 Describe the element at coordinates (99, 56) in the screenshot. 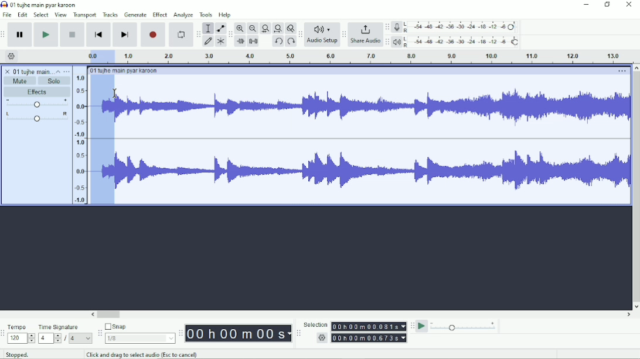

I see `Already Played` at that location.